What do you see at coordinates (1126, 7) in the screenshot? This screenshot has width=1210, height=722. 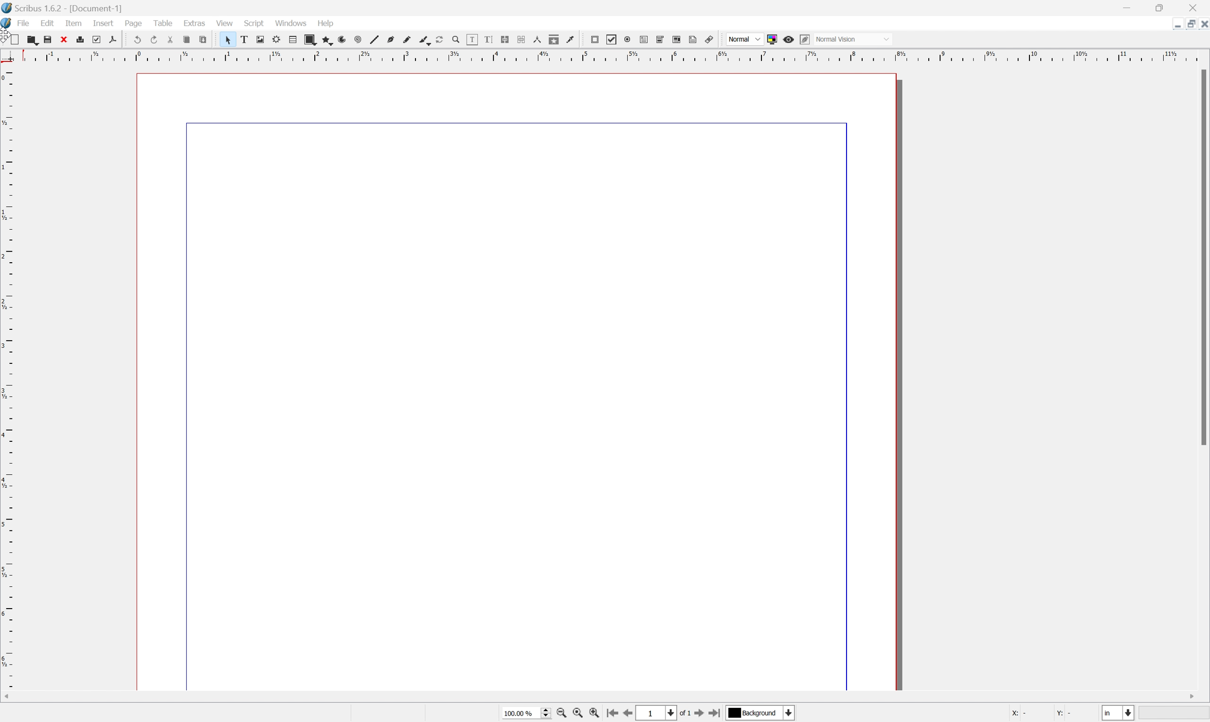 I see `minimize` at bounding box center [1126, 7].